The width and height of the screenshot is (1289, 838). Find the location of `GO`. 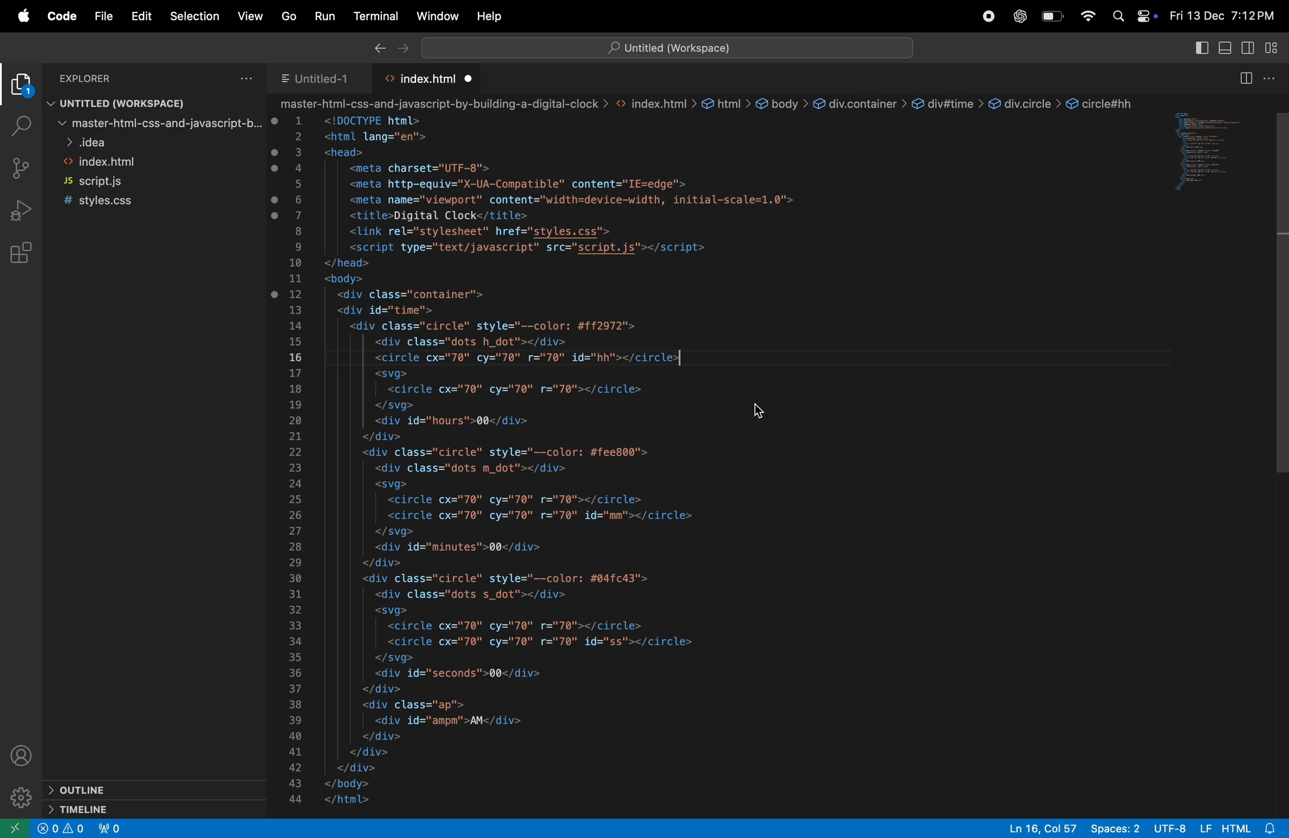

GO is located at coordinates (288, 15).